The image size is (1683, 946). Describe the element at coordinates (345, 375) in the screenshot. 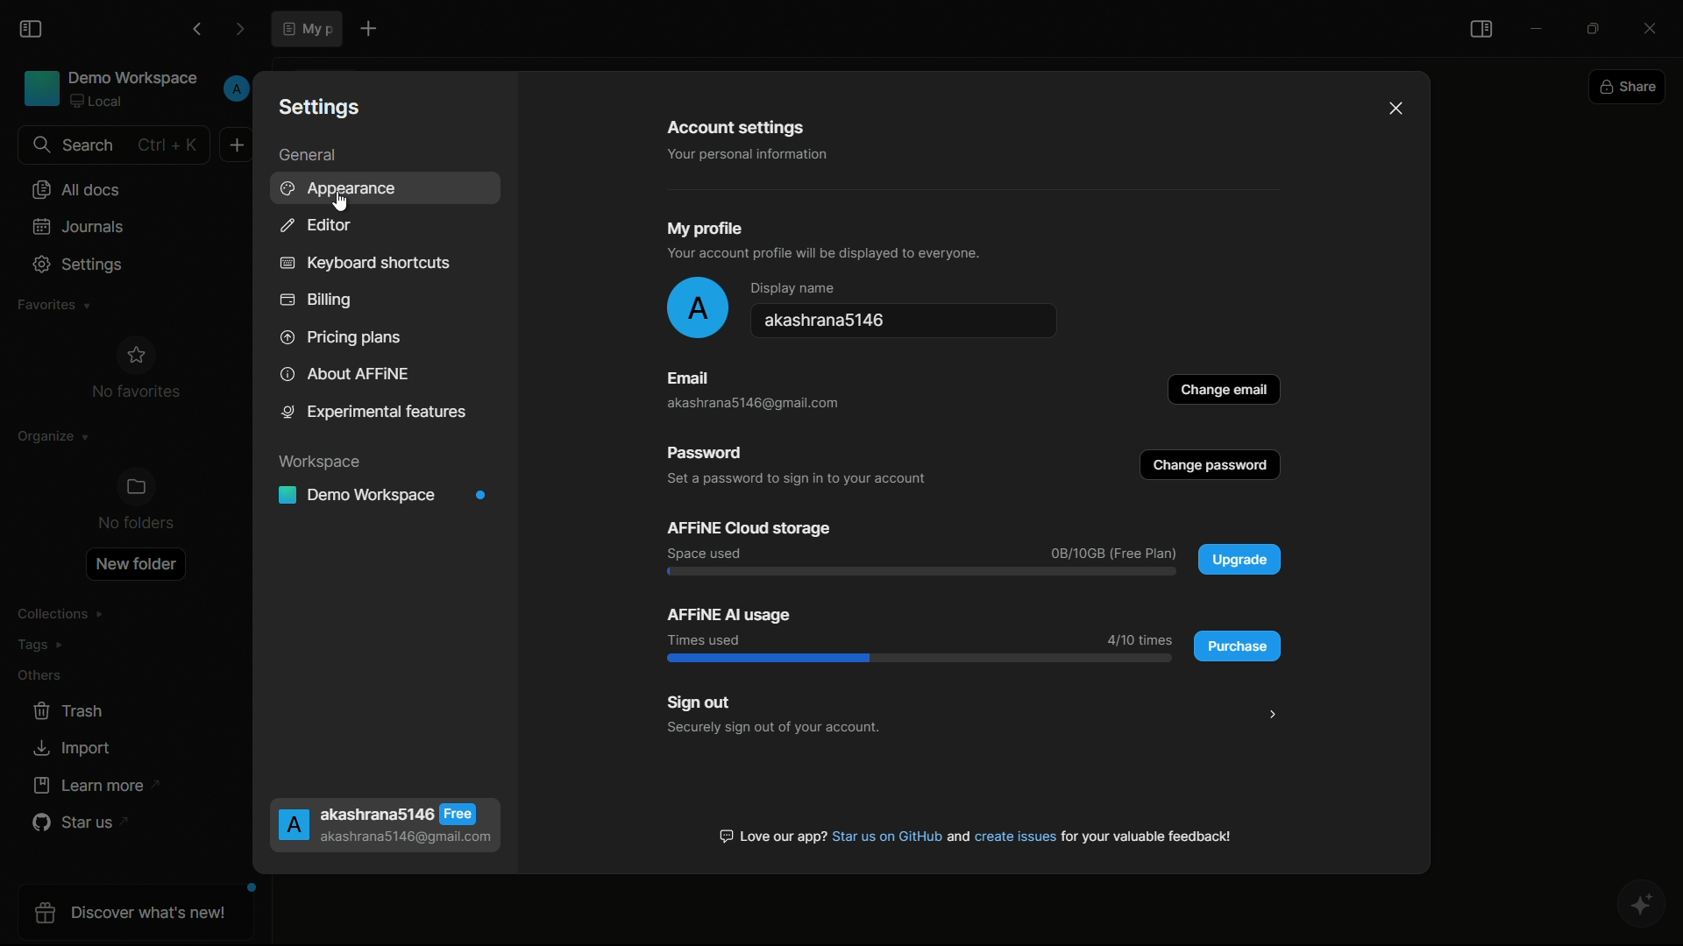

I see `about affine` at that location.